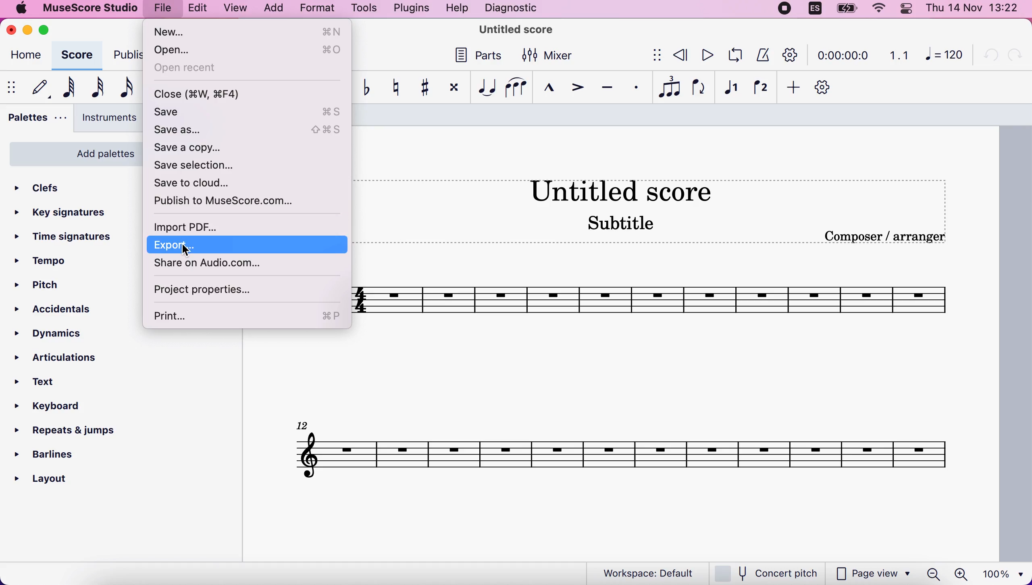 This screenshot has width=1032, height=585. What do you see at coordinates (655, 55) in the screenshot?
I see `show/hide` at bounding box center [655, 55].